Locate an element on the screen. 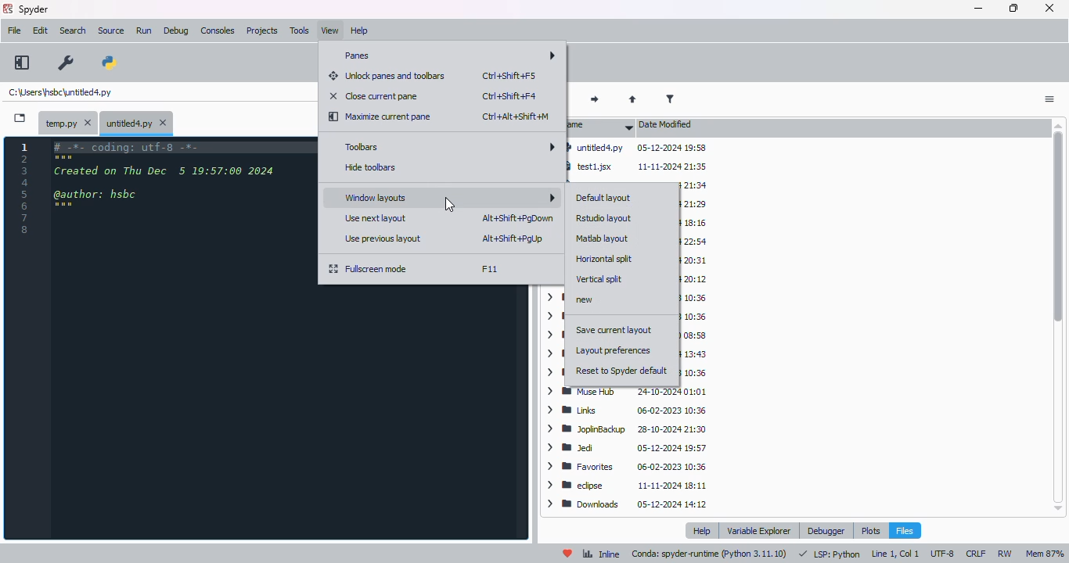 The width and height of the screenshot is (1069, 563). search is located at coordinates (73, 30).